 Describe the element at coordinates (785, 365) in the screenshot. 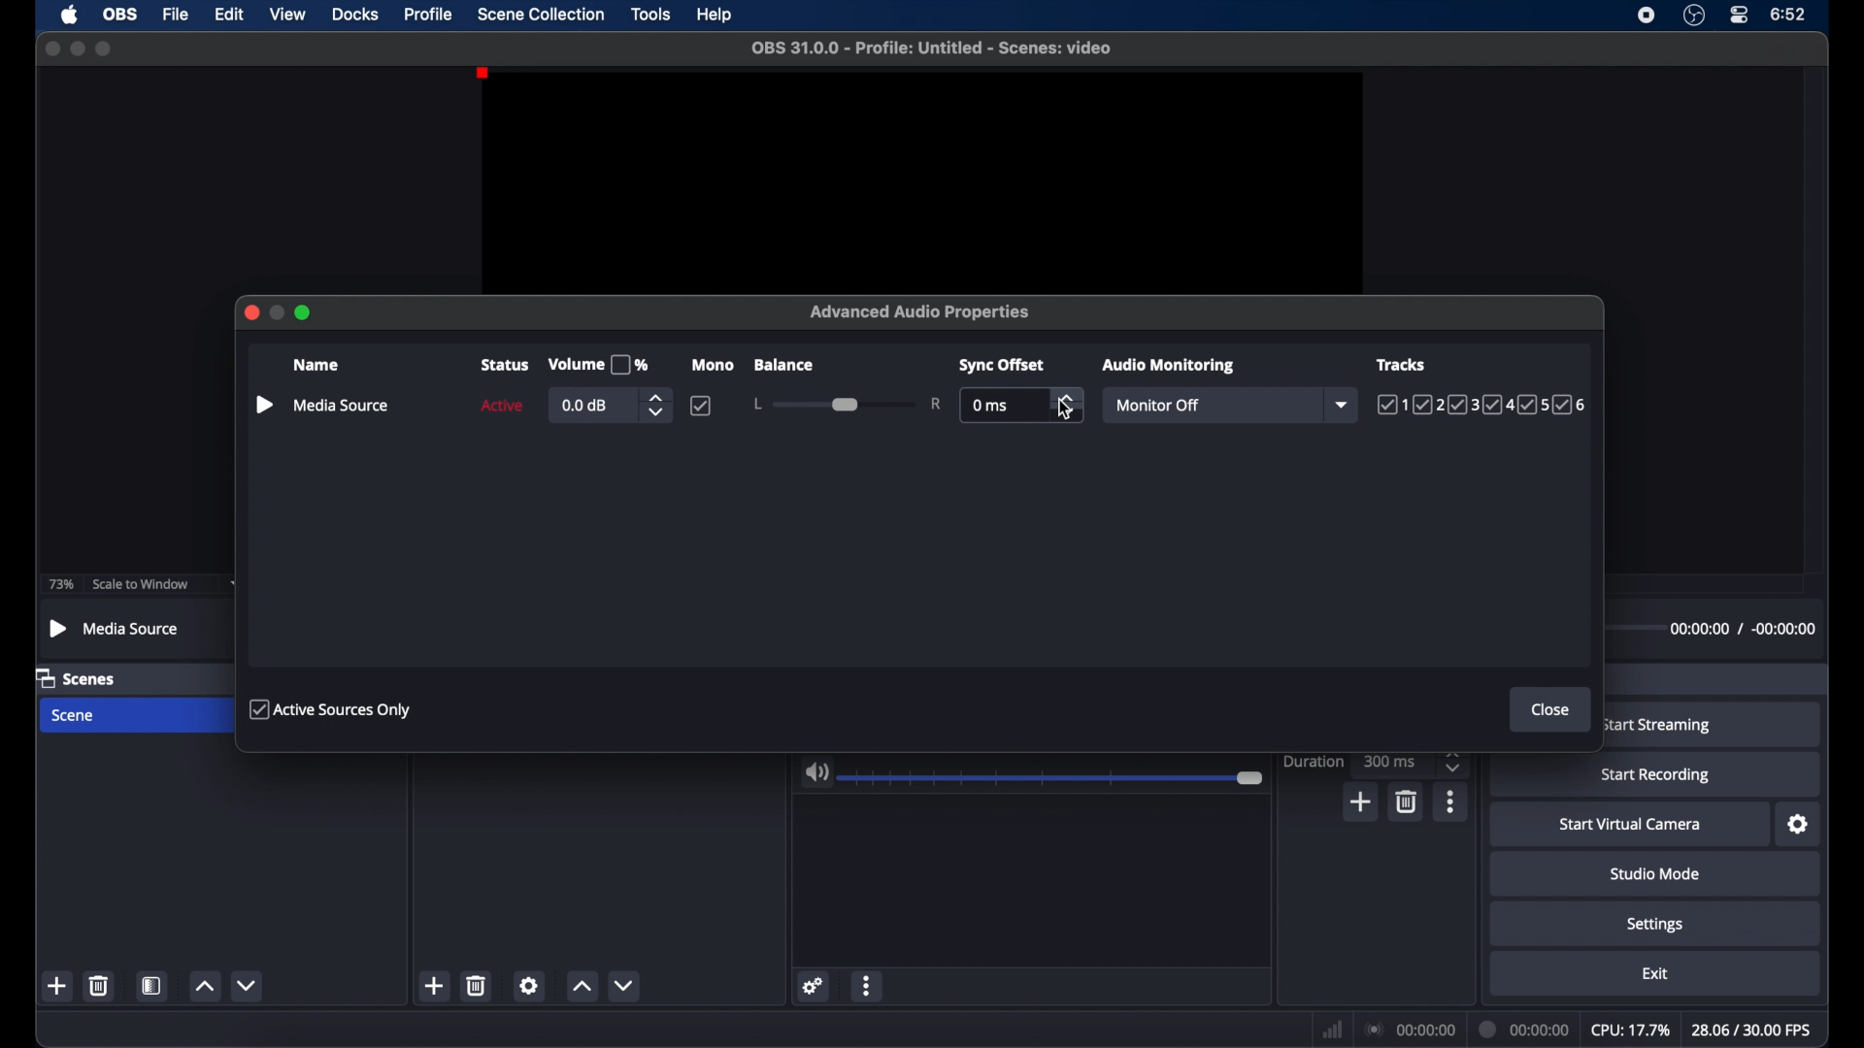

I see `balance` at that location.